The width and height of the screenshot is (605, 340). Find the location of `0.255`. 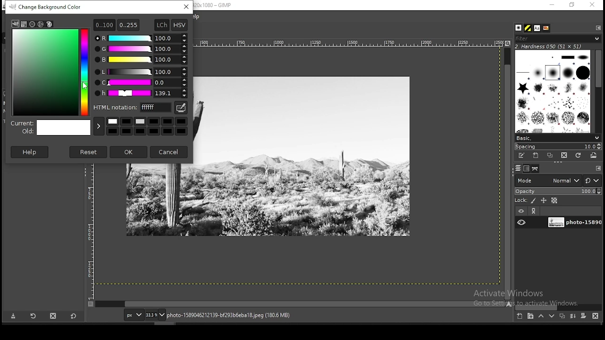

0.255 is located at coordinates (129, 24).